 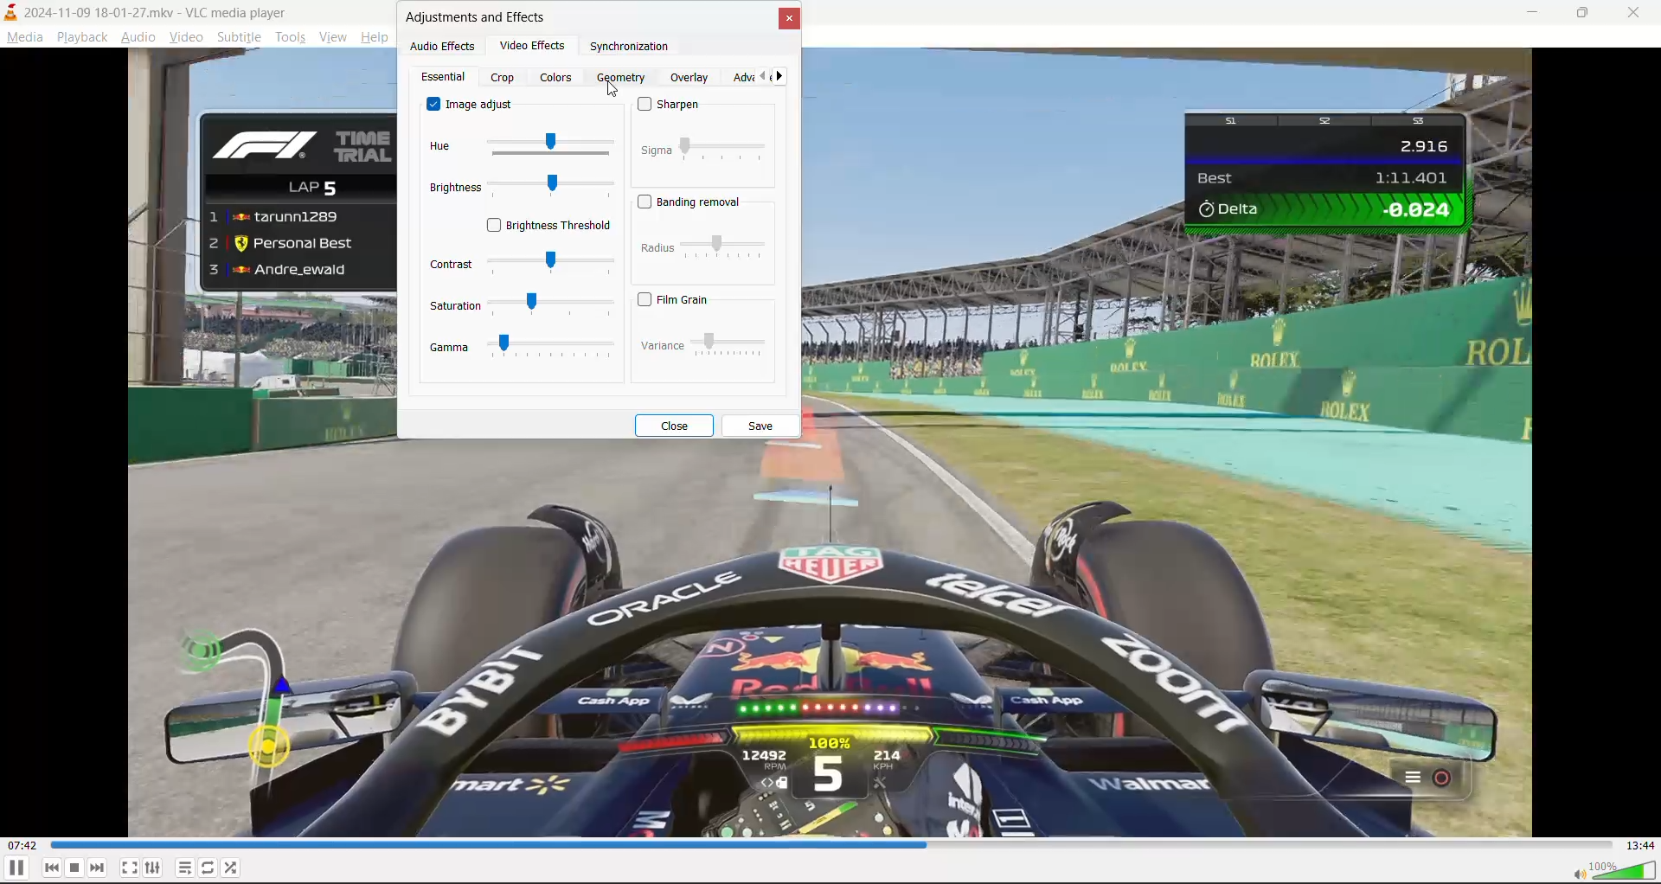 I want to click on sigma, so click(x=705, y=149).